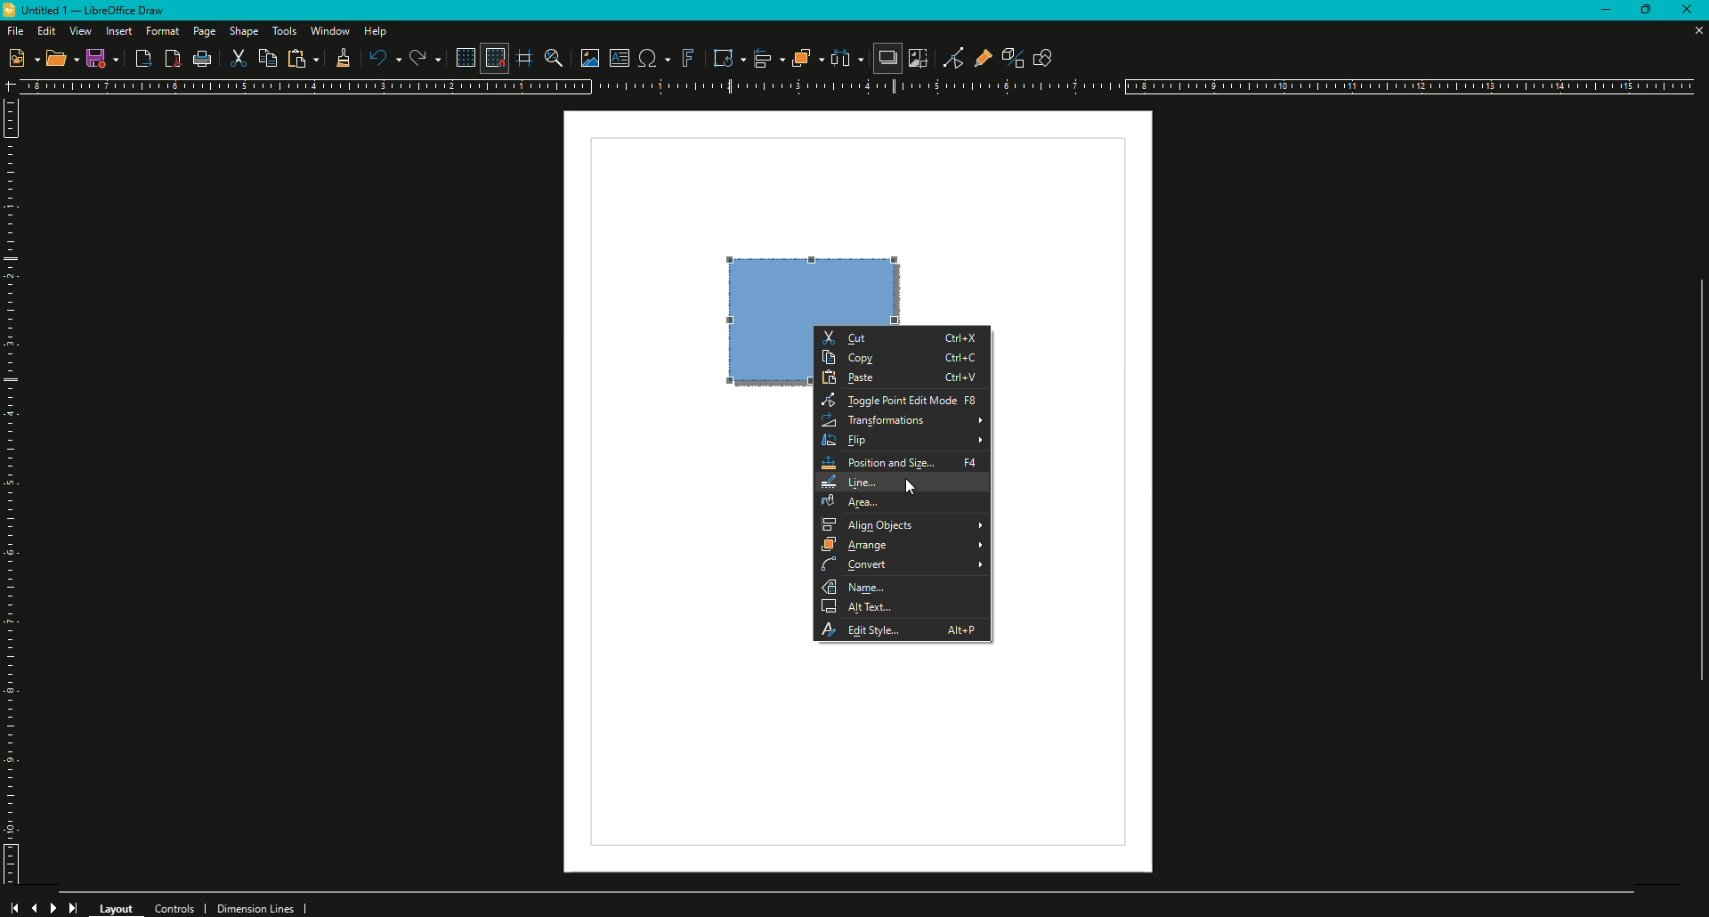  Describe the element at coordinates (384, 58) in the screenshot. I see `Undo` at that location.